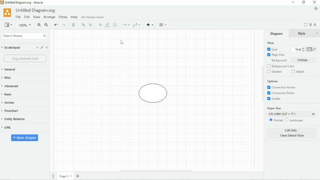  Describe the element at coordinates (7, 128) in the screenshot. I see `UML` at that location.